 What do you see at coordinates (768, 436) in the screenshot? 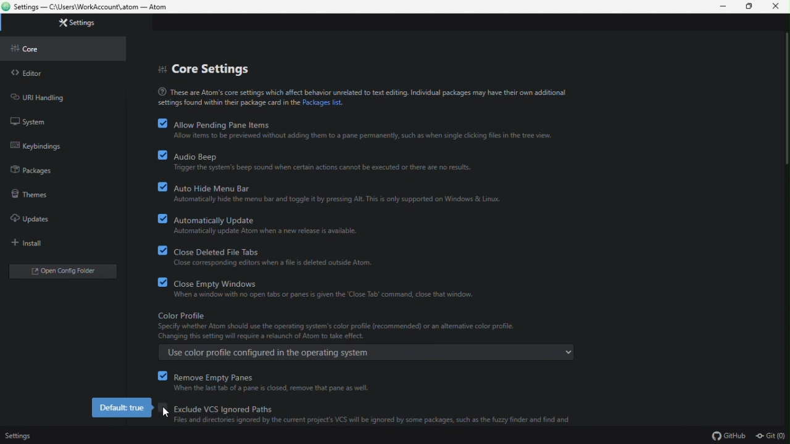
I see `Git (0)` at bounding box center [768, 436].